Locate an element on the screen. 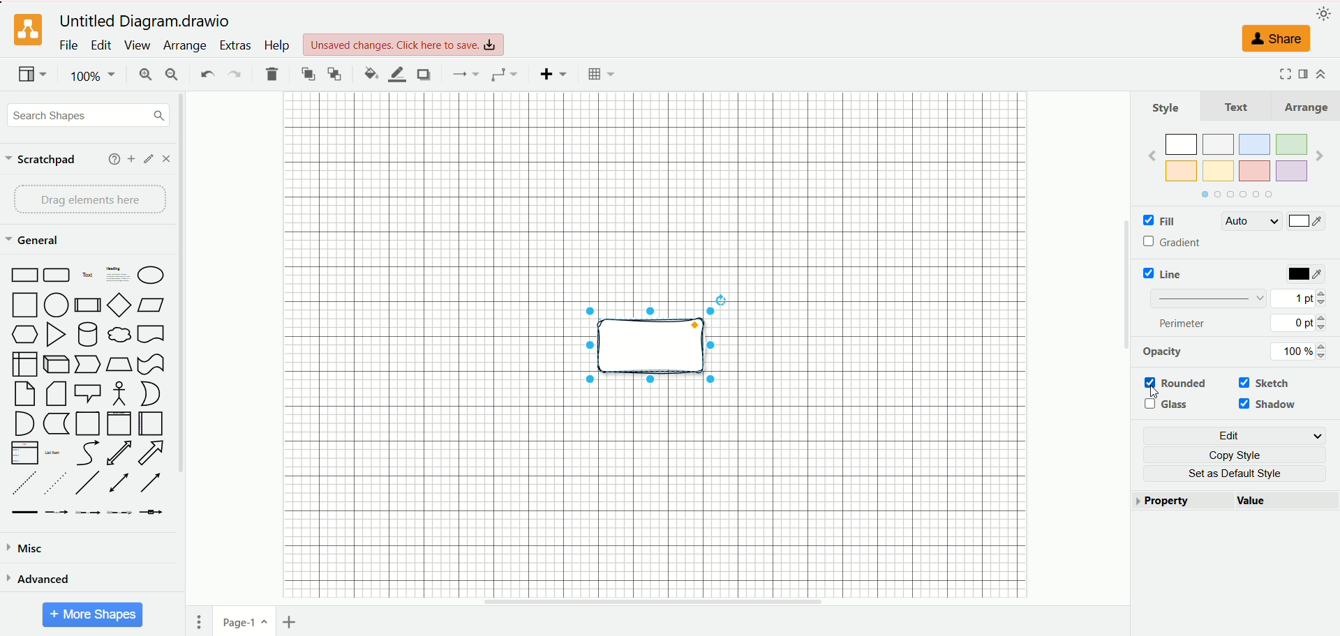 The height and width of the screenshot is (636, 1340). advanced is located at coordinates (38, 578).